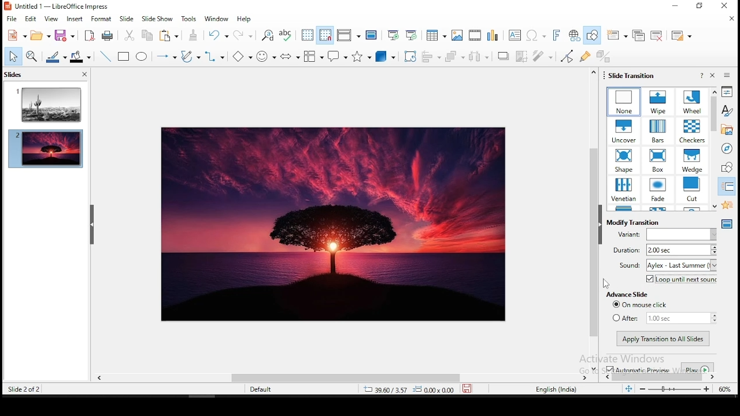 This screenshot has width=740, height=416. I want to click on transition effects, so click(691, 131).